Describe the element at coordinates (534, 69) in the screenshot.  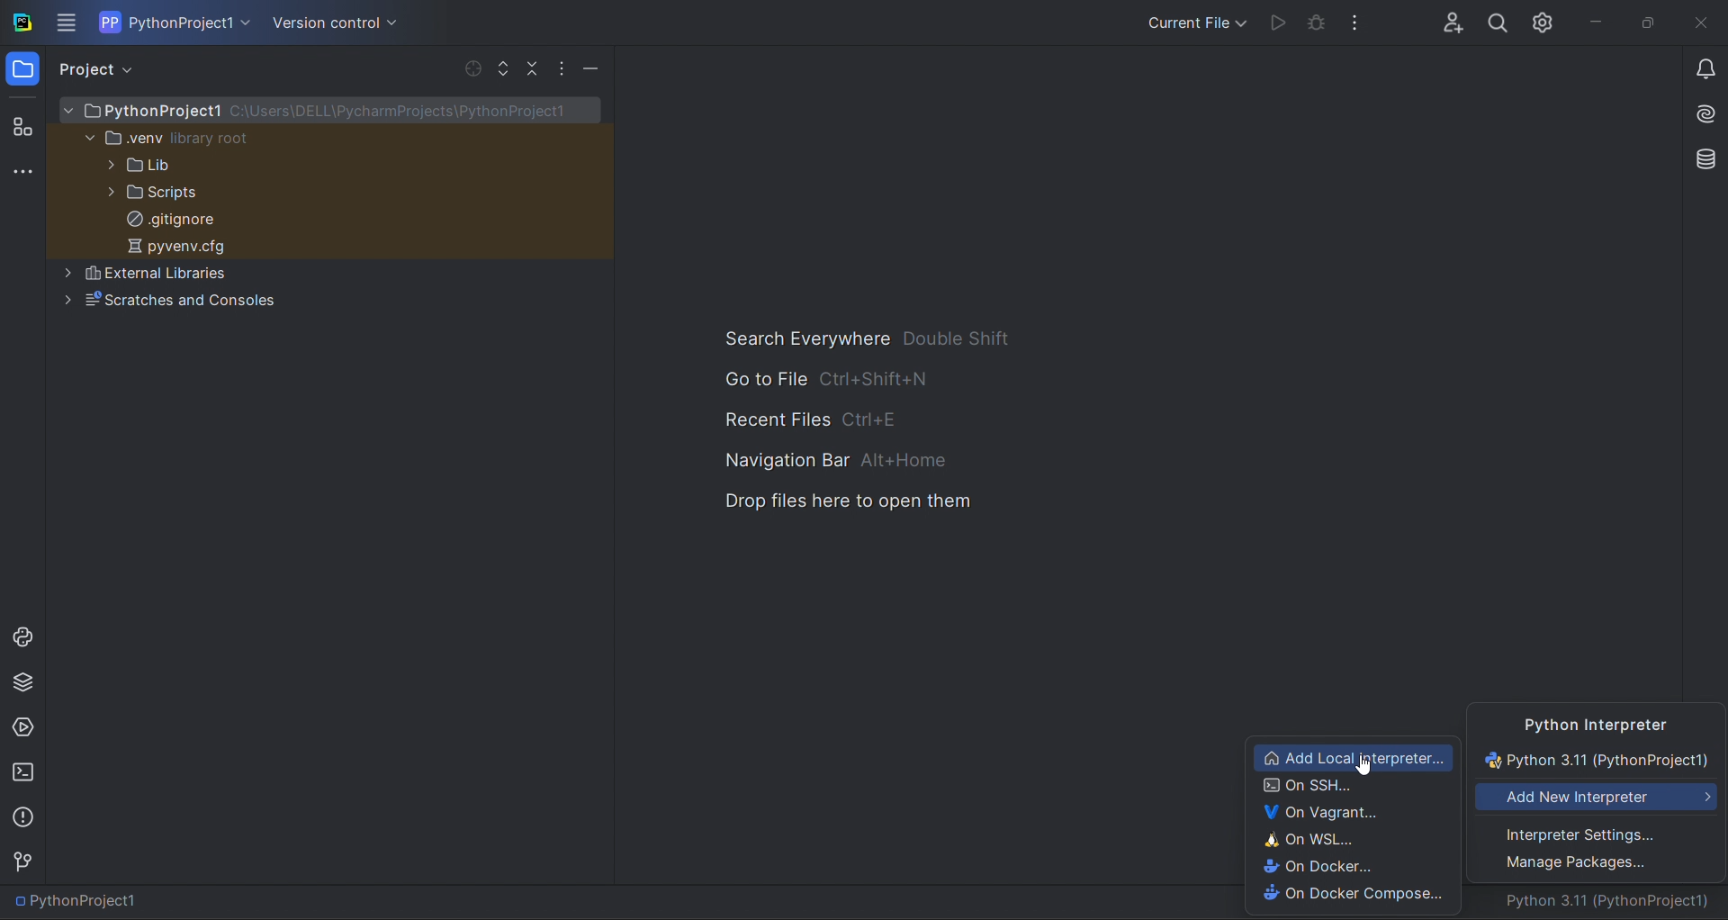
I see `collapse file` at that location.